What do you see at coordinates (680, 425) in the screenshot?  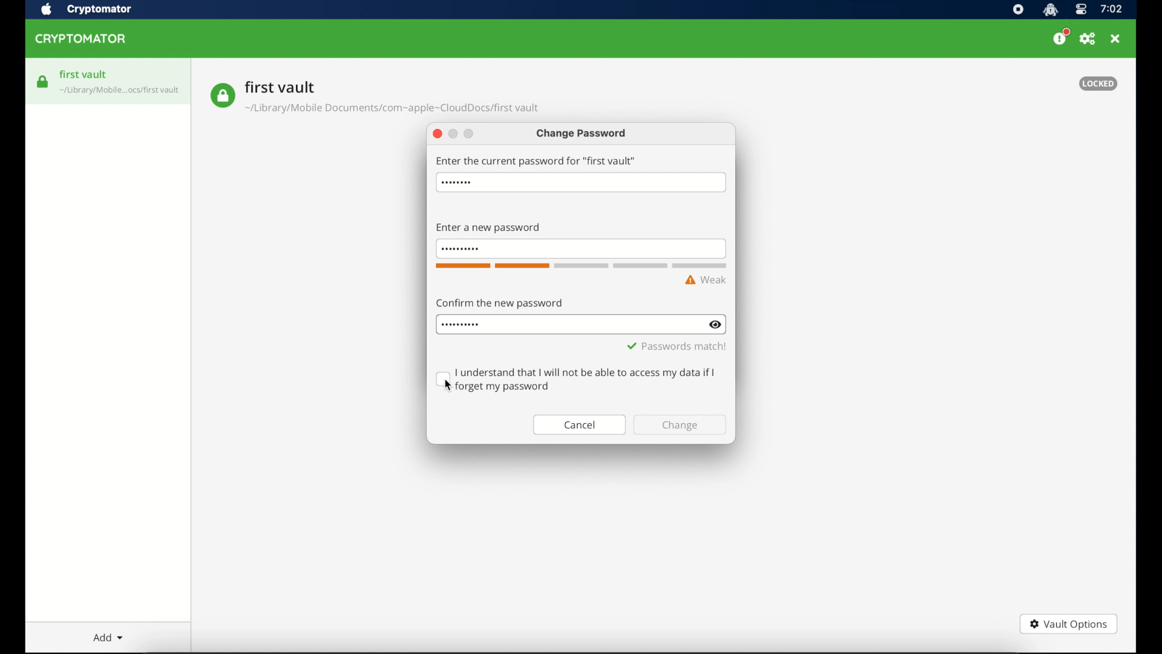 I see `change` at bounding box center [680, 425].